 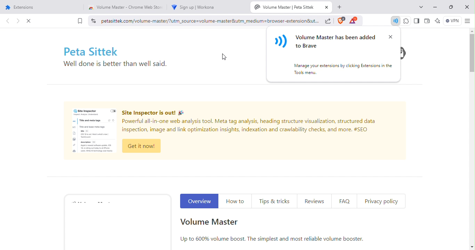 I want to click on wallet , so click(x=426, y=21).